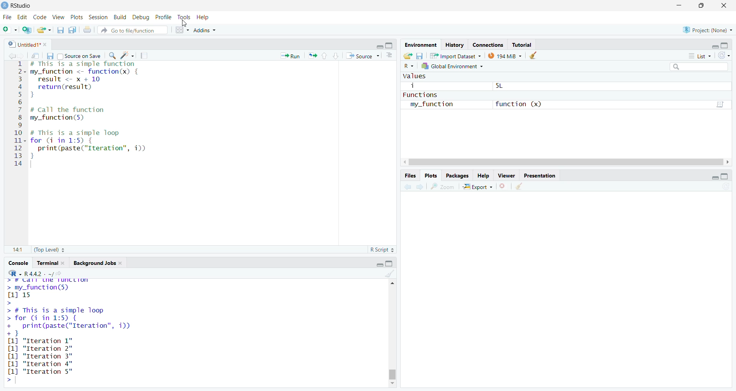 The image size is (736, 391). What do you see at coordinates (8, 55) in the screenshot?
I see `go back to previous source location` at bounding box center [8, 55].